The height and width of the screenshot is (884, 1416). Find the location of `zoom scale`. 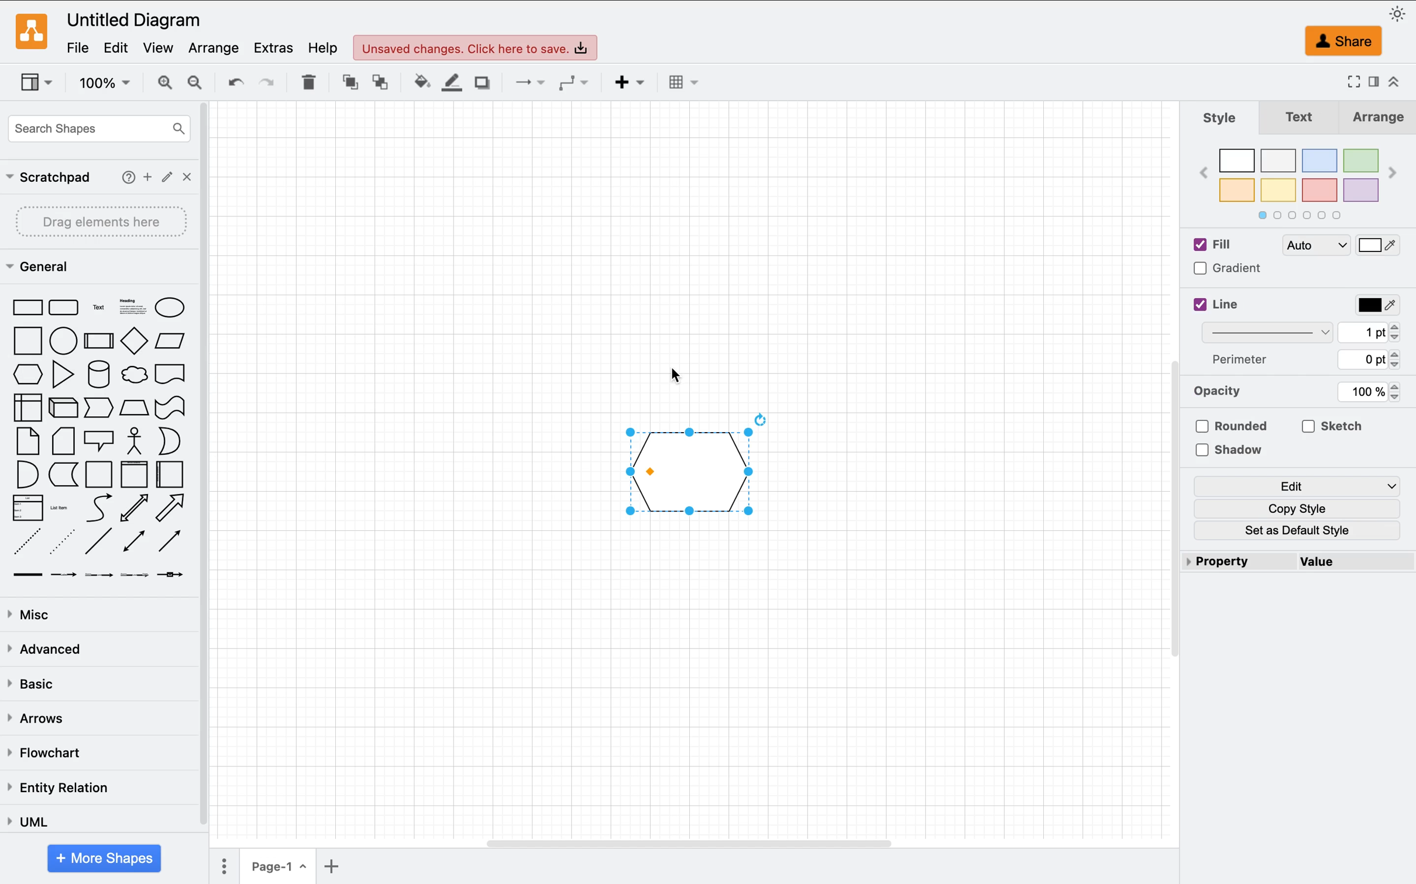

zoom scale is located at coordinates (104, 82).